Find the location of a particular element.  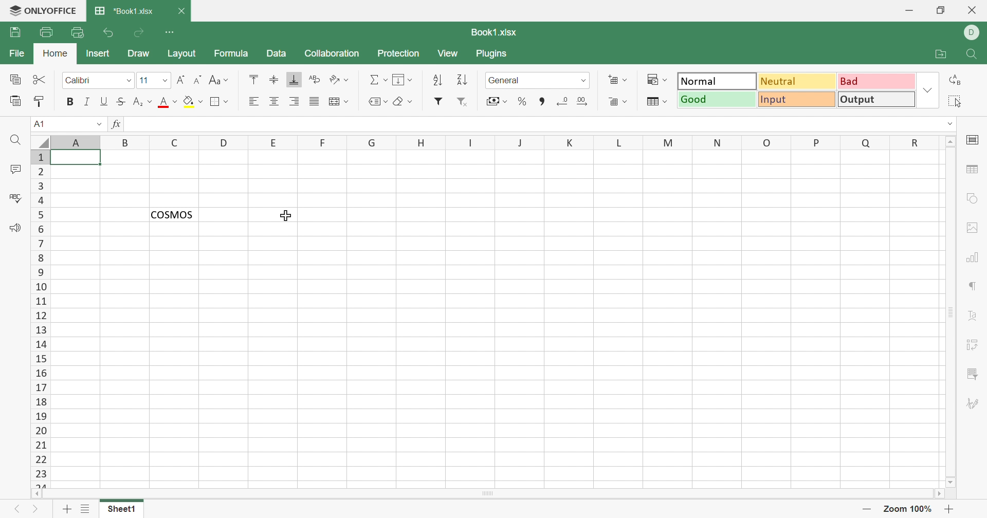

Paste is located at coordinates (14, 102).